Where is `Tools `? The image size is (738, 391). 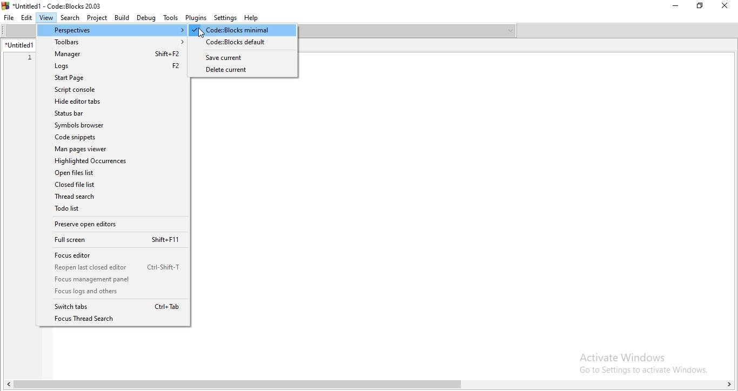 Tools  is located at coordinates (171, 16).